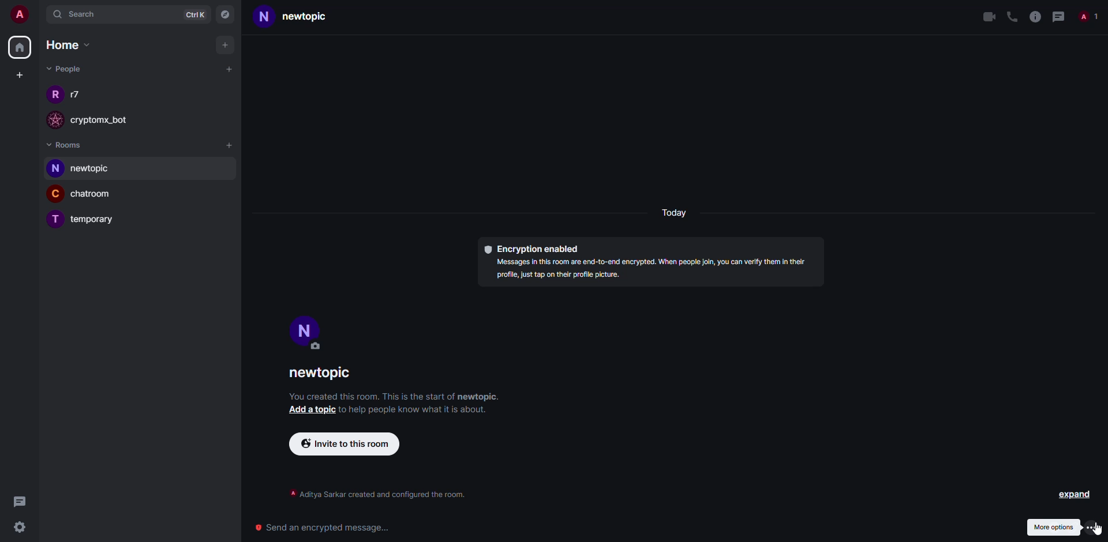 The image size is (1108, 542). What do you see at coordinates (315, 17) in the screenshot?
I see `room` at bounding box center [315, 17].